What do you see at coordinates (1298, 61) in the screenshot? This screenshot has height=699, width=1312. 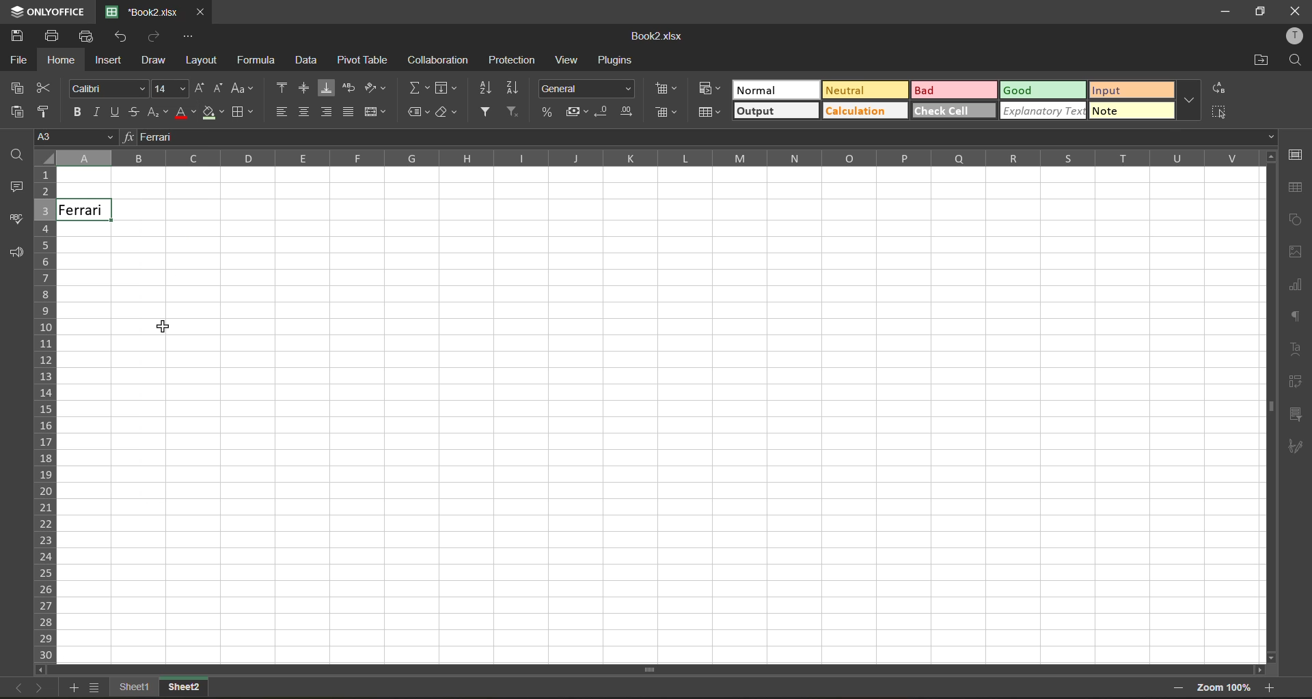 I see `find` at bounding box center [1298, 61].